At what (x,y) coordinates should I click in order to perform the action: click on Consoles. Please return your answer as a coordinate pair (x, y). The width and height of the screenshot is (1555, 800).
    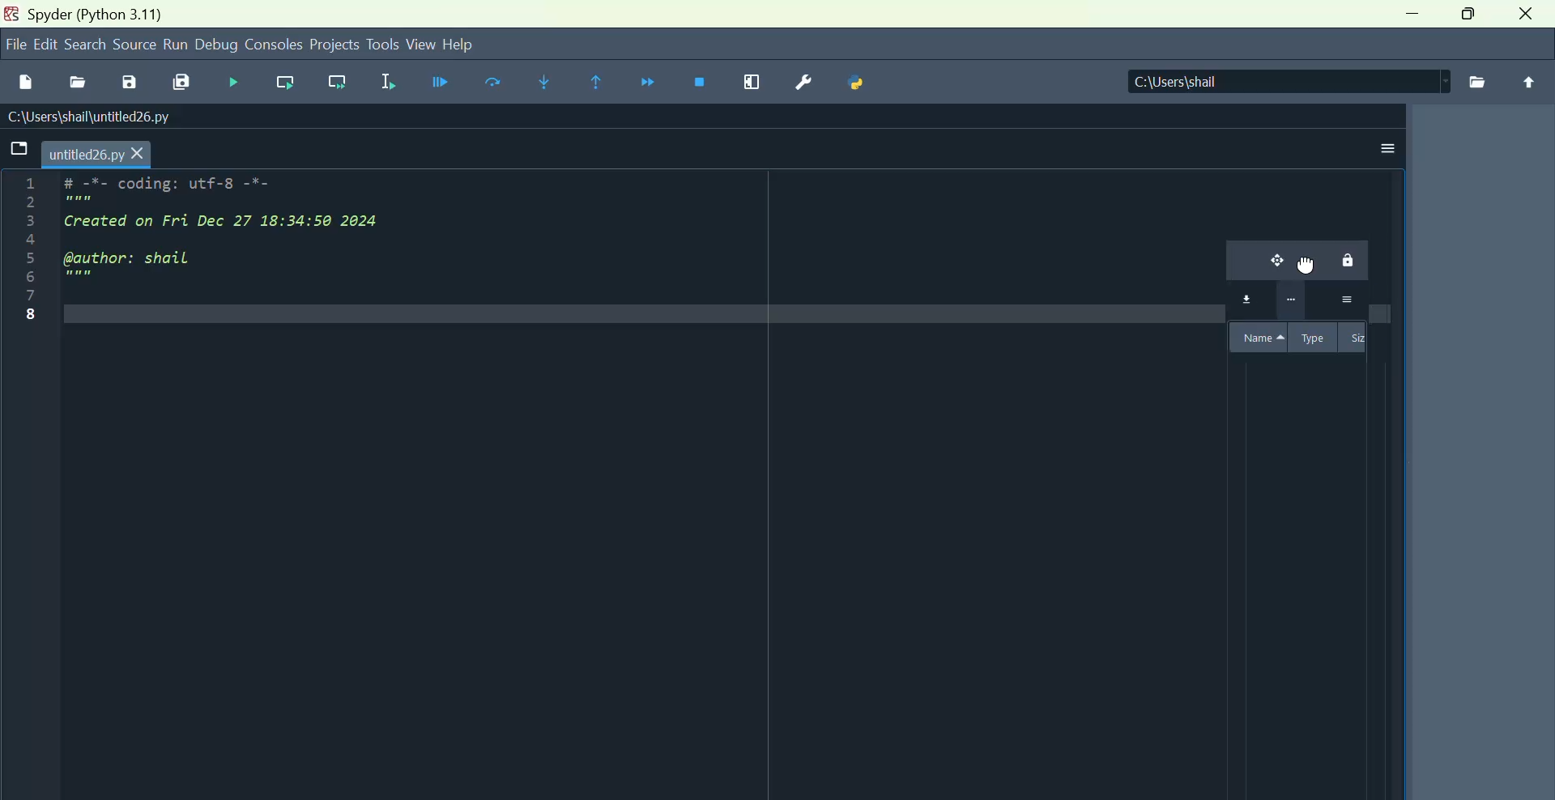
    Looking at the image, I should click on (274, 44).